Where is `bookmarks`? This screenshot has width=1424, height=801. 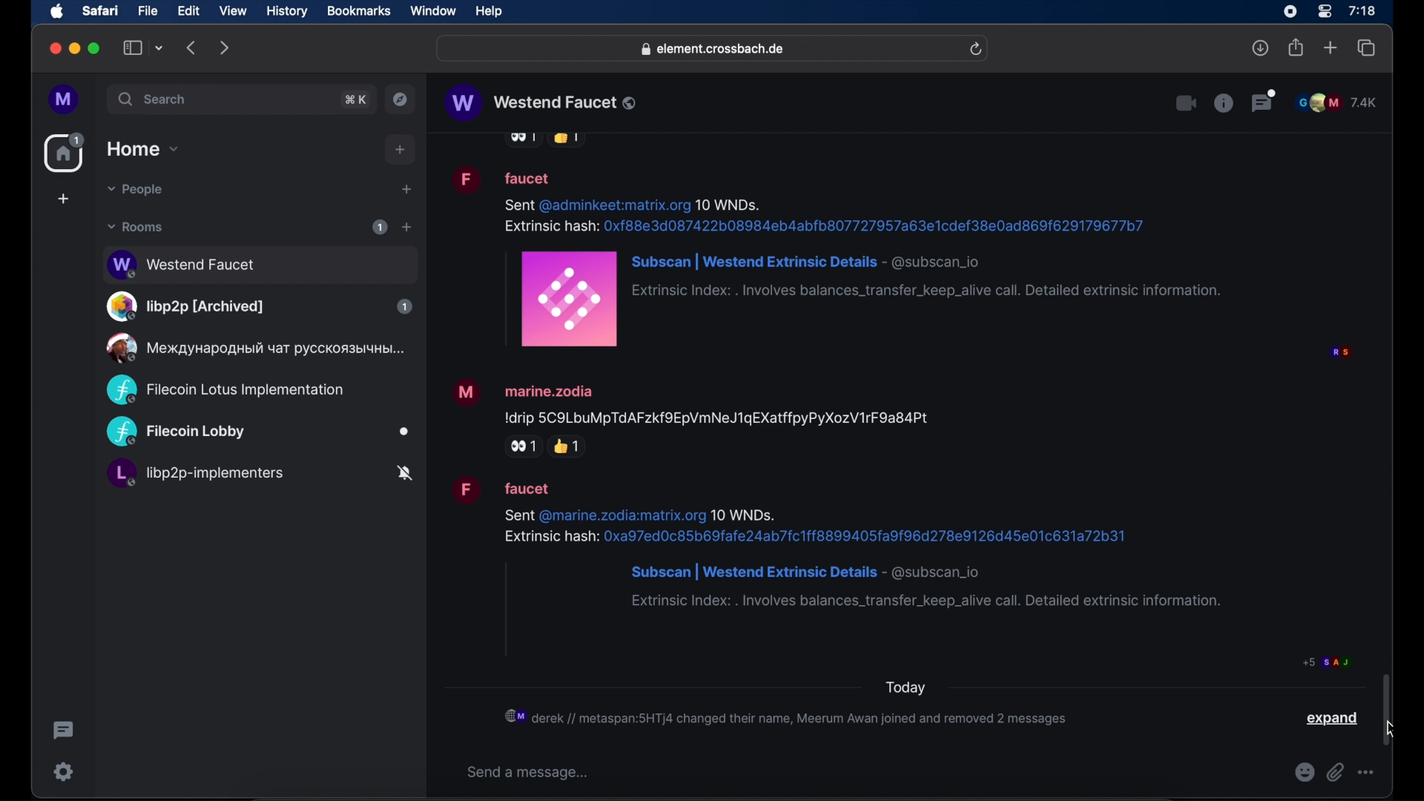 bookmarks is located at coordinates (358, 11).